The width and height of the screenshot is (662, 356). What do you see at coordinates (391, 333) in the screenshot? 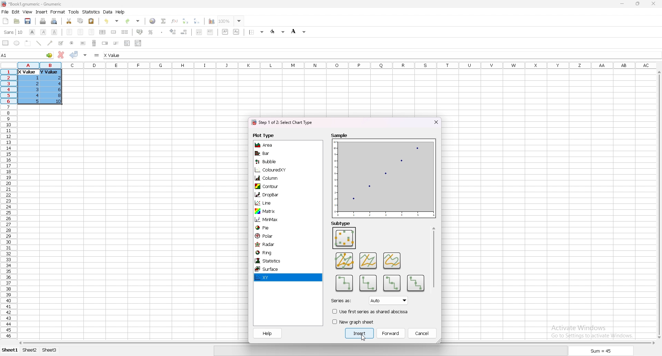
I see `forward` at bounding box center [391, 333].